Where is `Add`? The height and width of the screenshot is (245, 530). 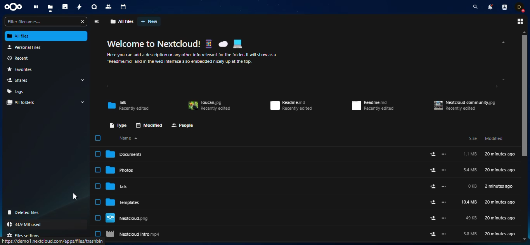
Add is located at coordinates (438, 219).